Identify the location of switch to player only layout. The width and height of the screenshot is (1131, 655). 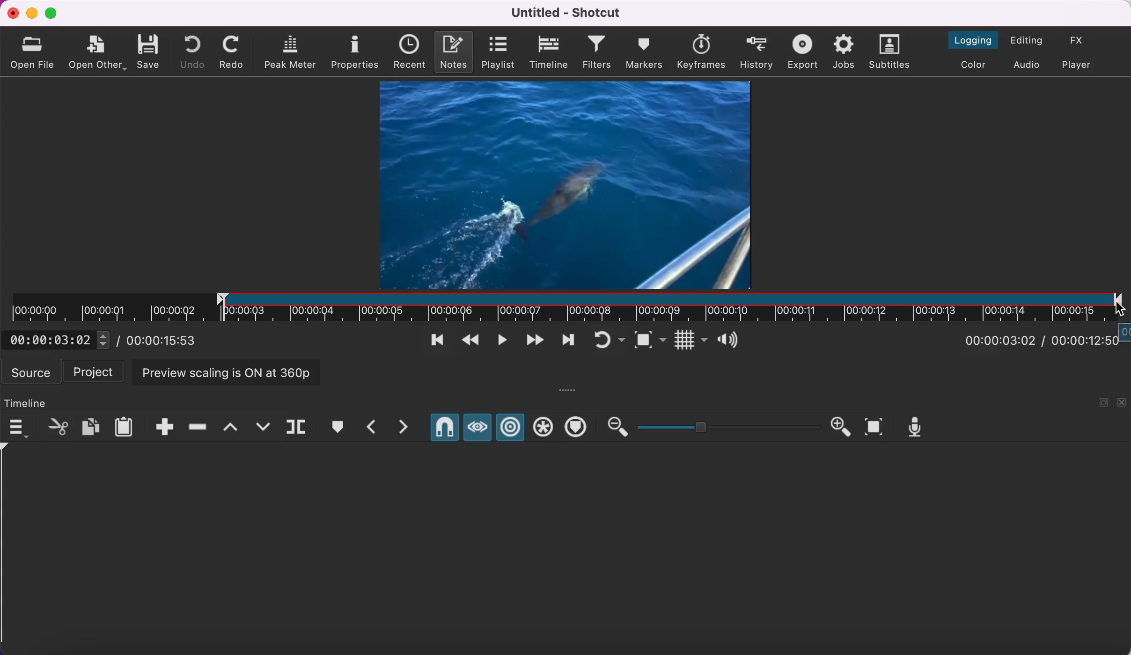
(1081, 66).